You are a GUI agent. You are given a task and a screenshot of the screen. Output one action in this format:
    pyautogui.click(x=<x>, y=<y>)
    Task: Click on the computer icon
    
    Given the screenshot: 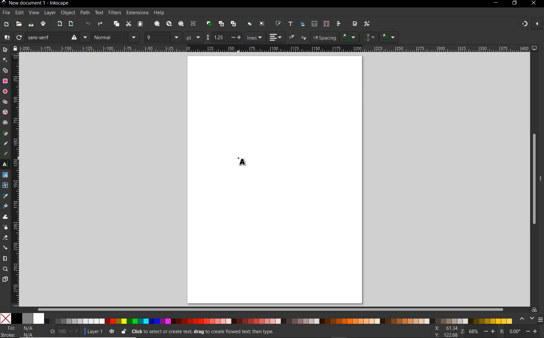 What is the action you would take?
    pyautogui.click(x=535, y=48)
    